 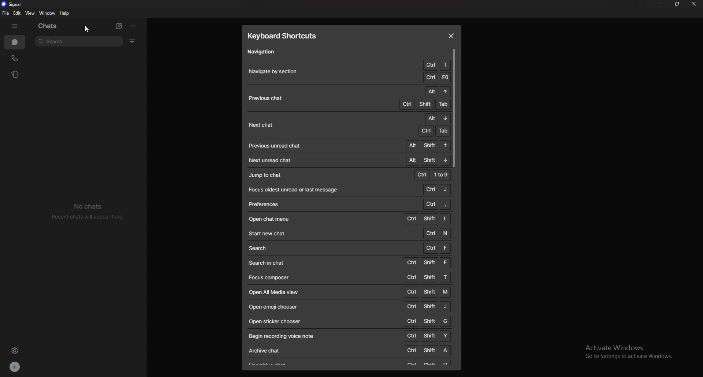 I want to click on next unread chat, so click(x=274, y=160).